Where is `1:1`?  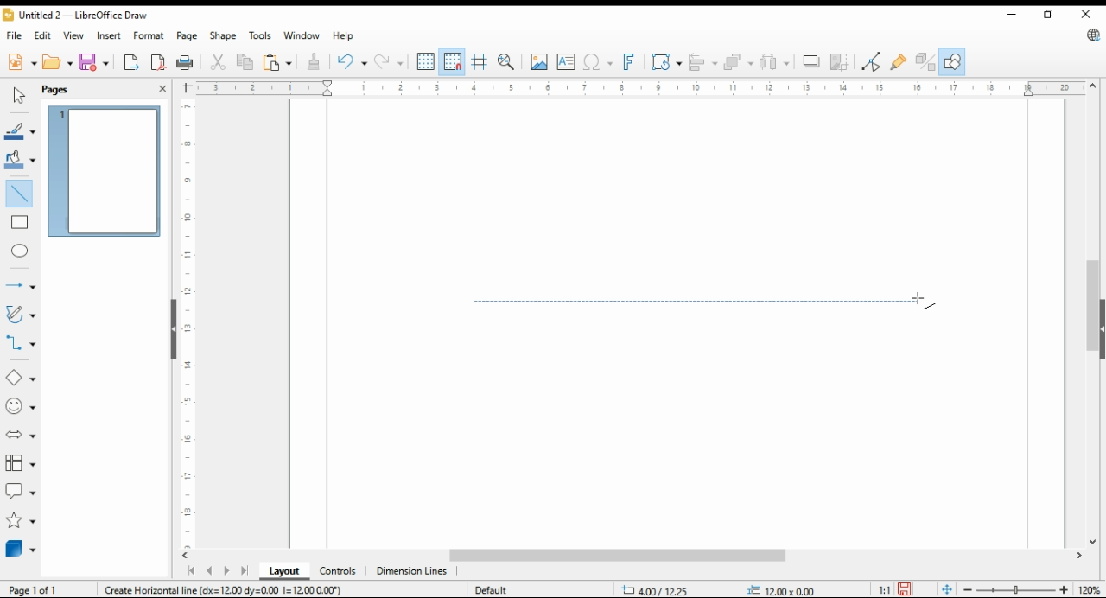
1:1 is located at coordinates (884, 588).